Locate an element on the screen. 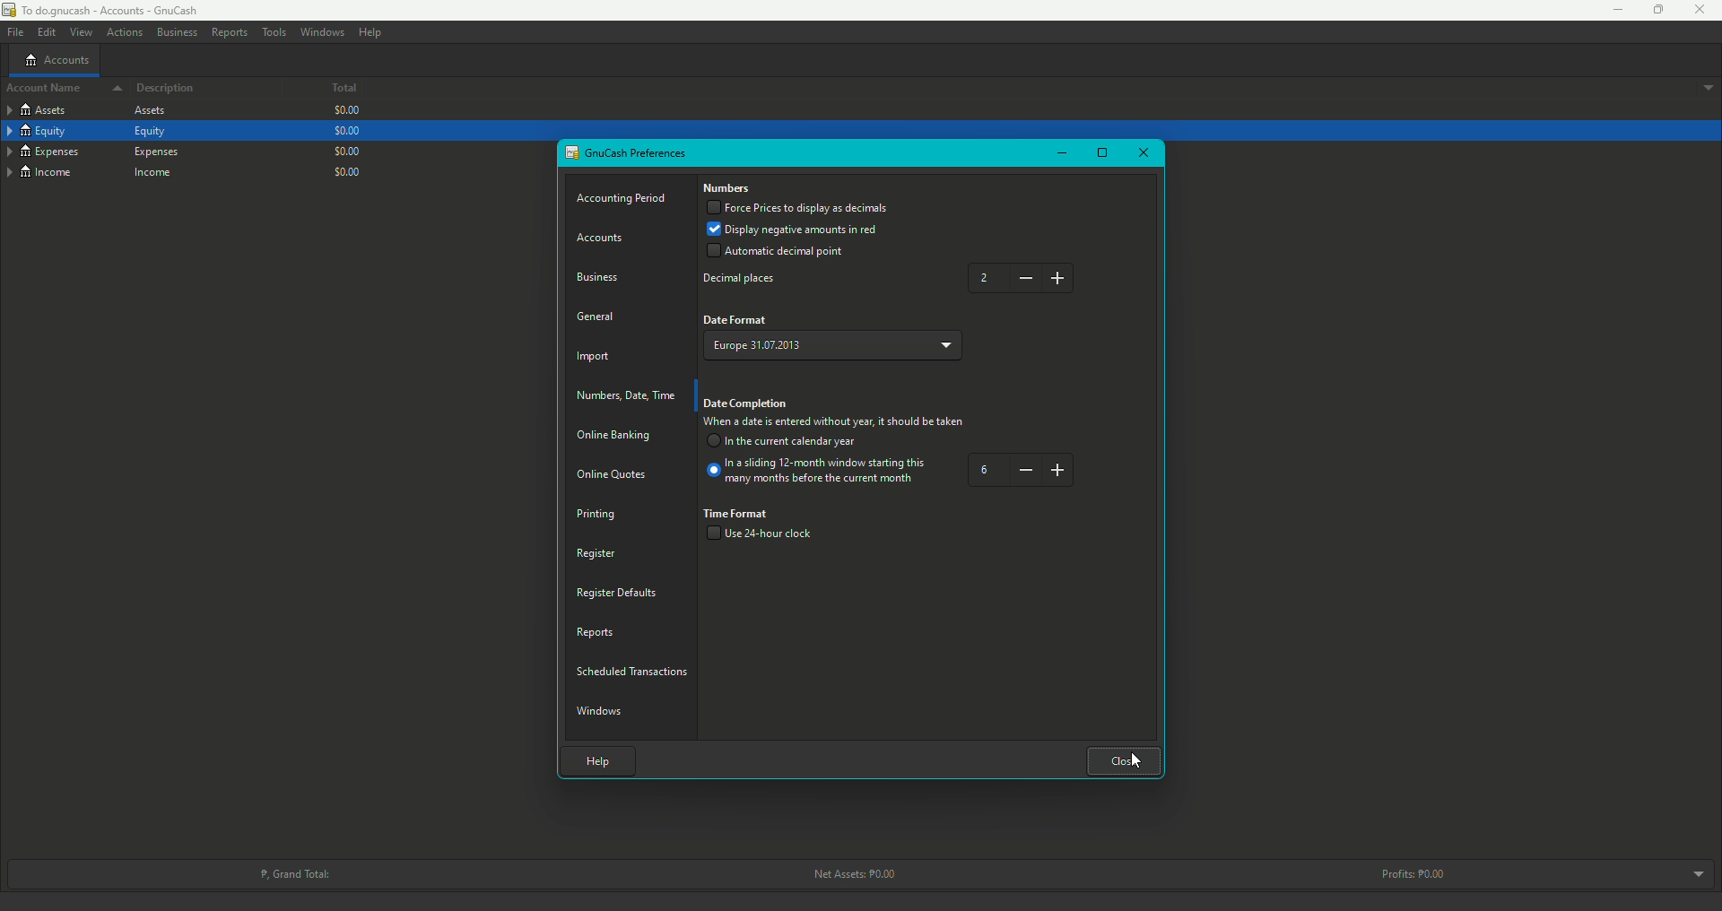  Business is located at coordinates (176, 30).